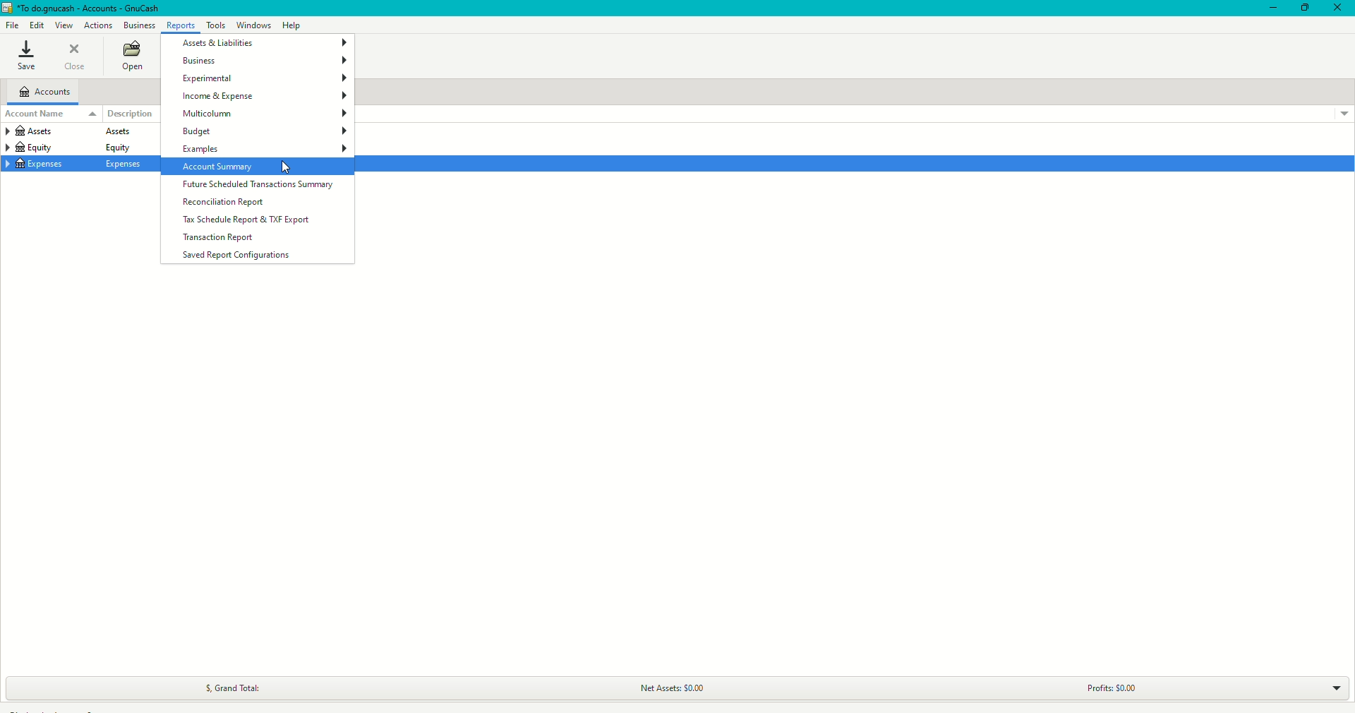 The image size is (1355, 713). I want to click on Close, so click(75, 58).